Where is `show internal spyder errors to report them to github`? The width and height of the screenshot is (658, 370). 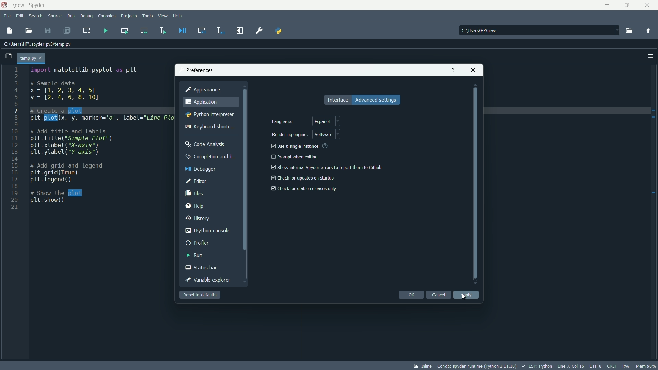
show internal spyder errors to report them to github is located at coordinates (331, 167).